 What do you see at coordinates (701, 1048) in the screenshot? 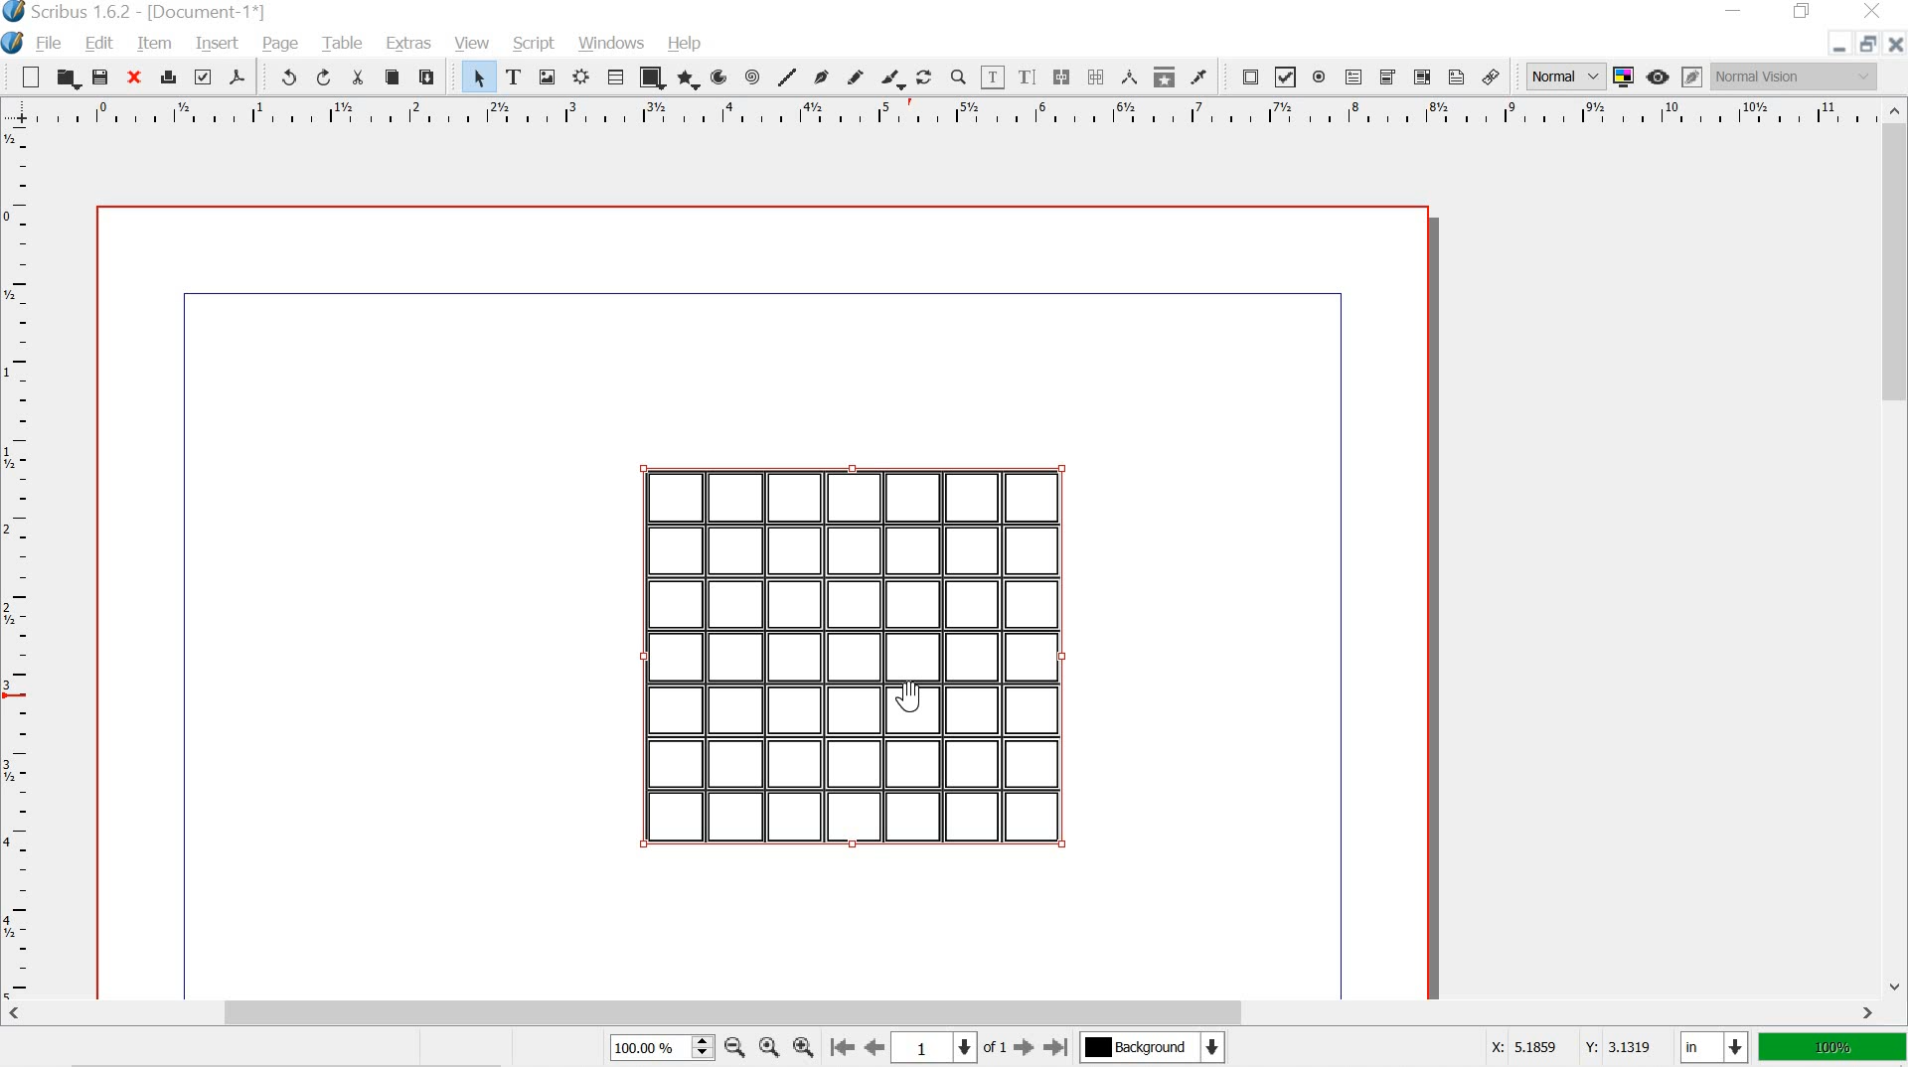
I see `zoom in, zoom out` at bounding box center [701, 1048].